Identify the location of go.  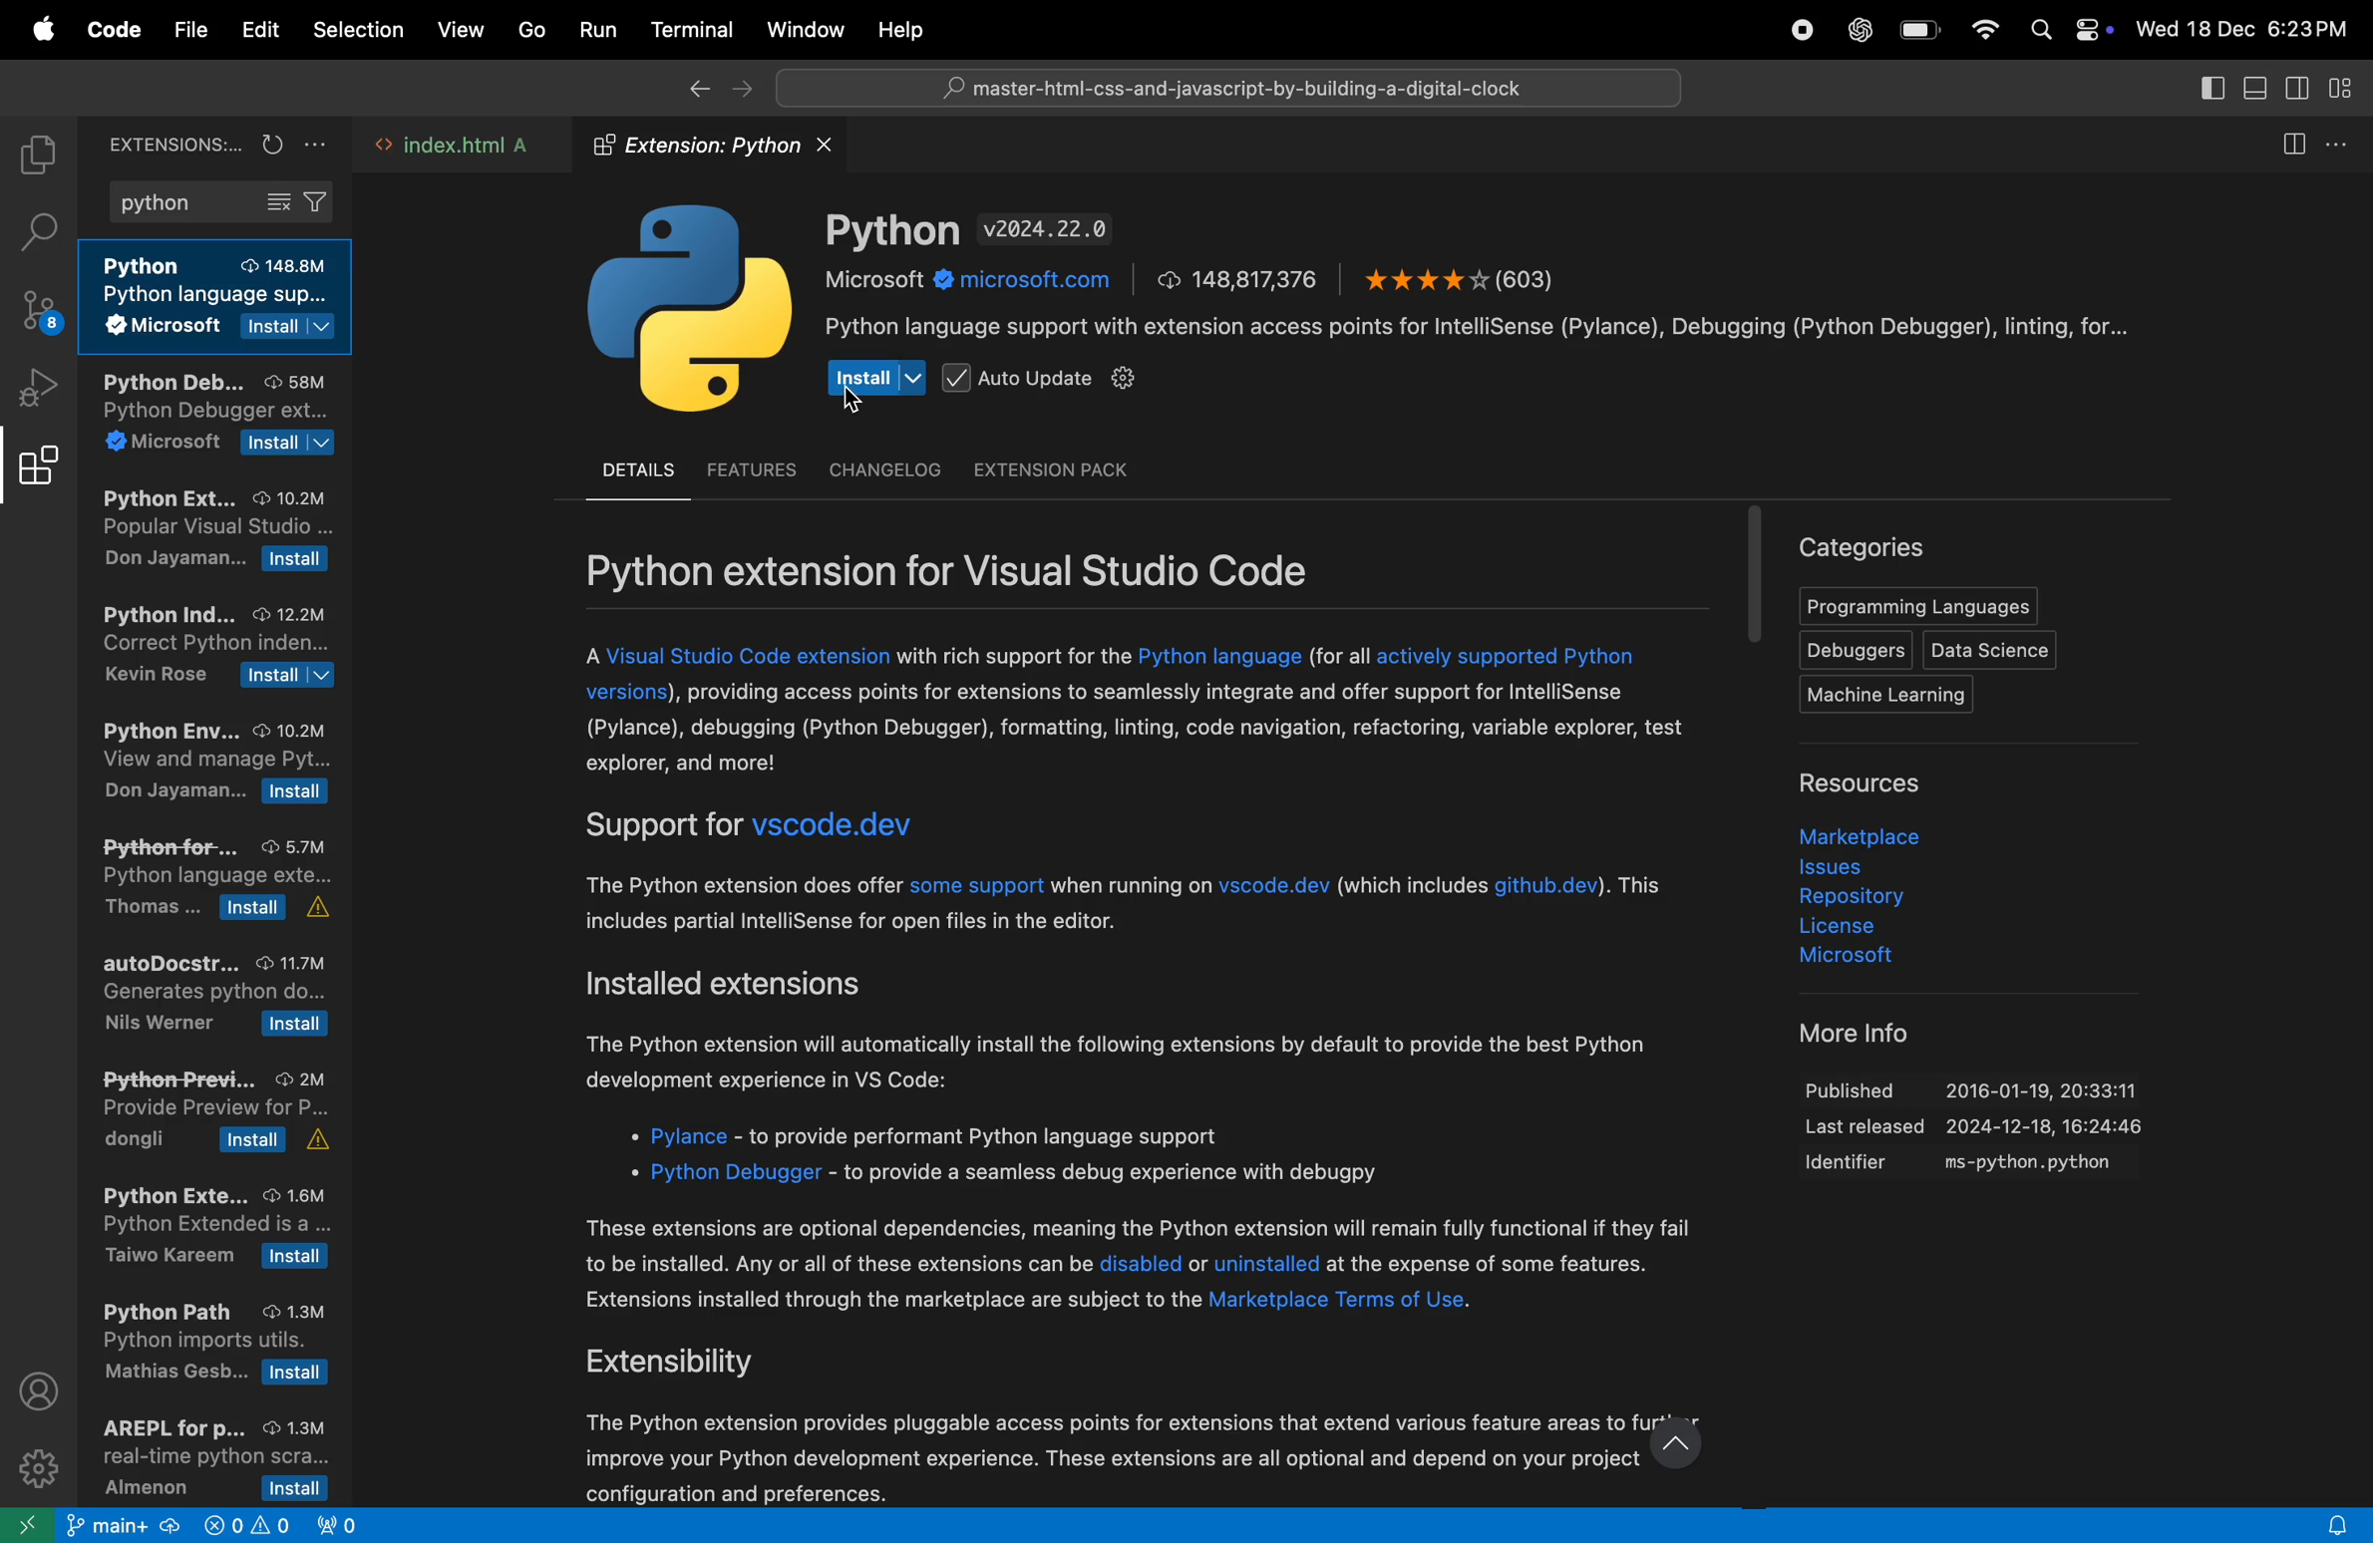
(527, 31).